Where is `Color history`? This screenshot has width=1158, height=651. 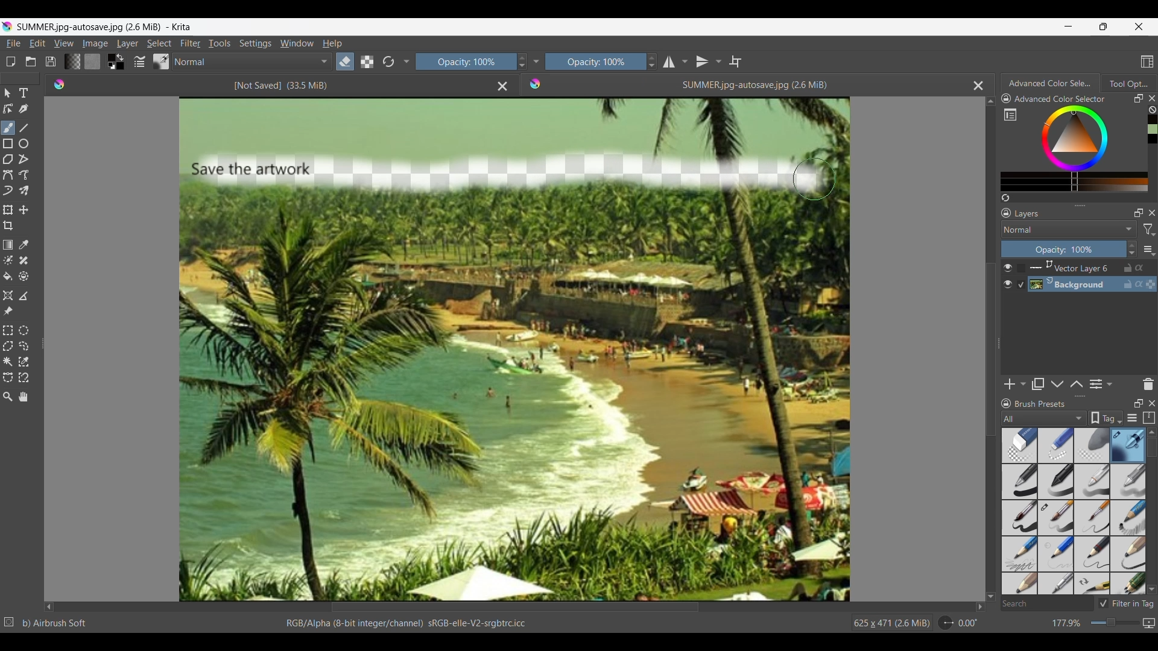
Color history is located at coordinates (1152, 129).